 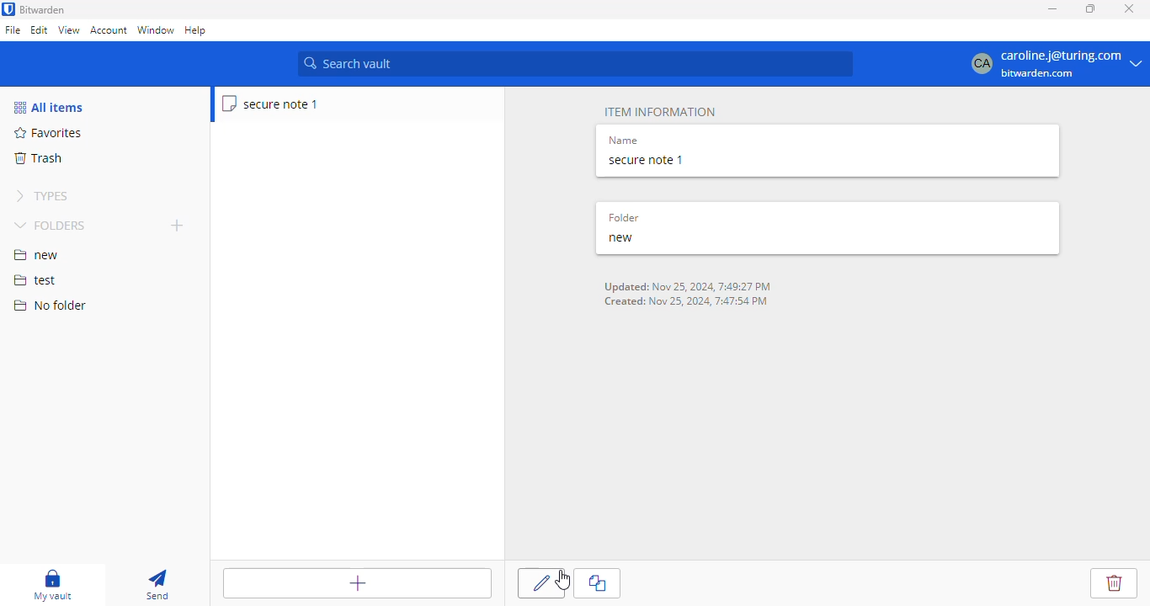 What do you see at coordinates (40, 29) in the screenshot?
I see `edit` at bounding box center [40, 29].